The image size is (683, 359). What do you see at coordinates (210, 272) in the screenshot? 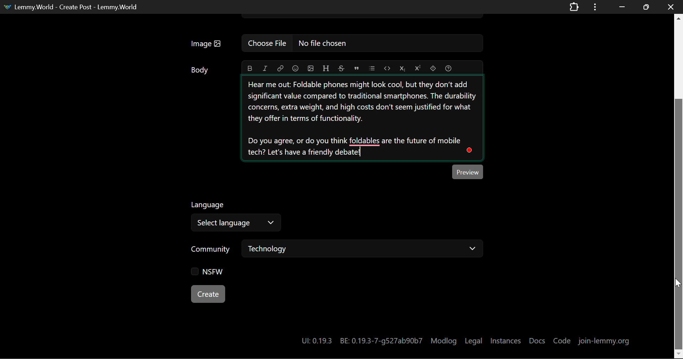
I see `NSFW Checkbox` at bounding box center [210, 272].